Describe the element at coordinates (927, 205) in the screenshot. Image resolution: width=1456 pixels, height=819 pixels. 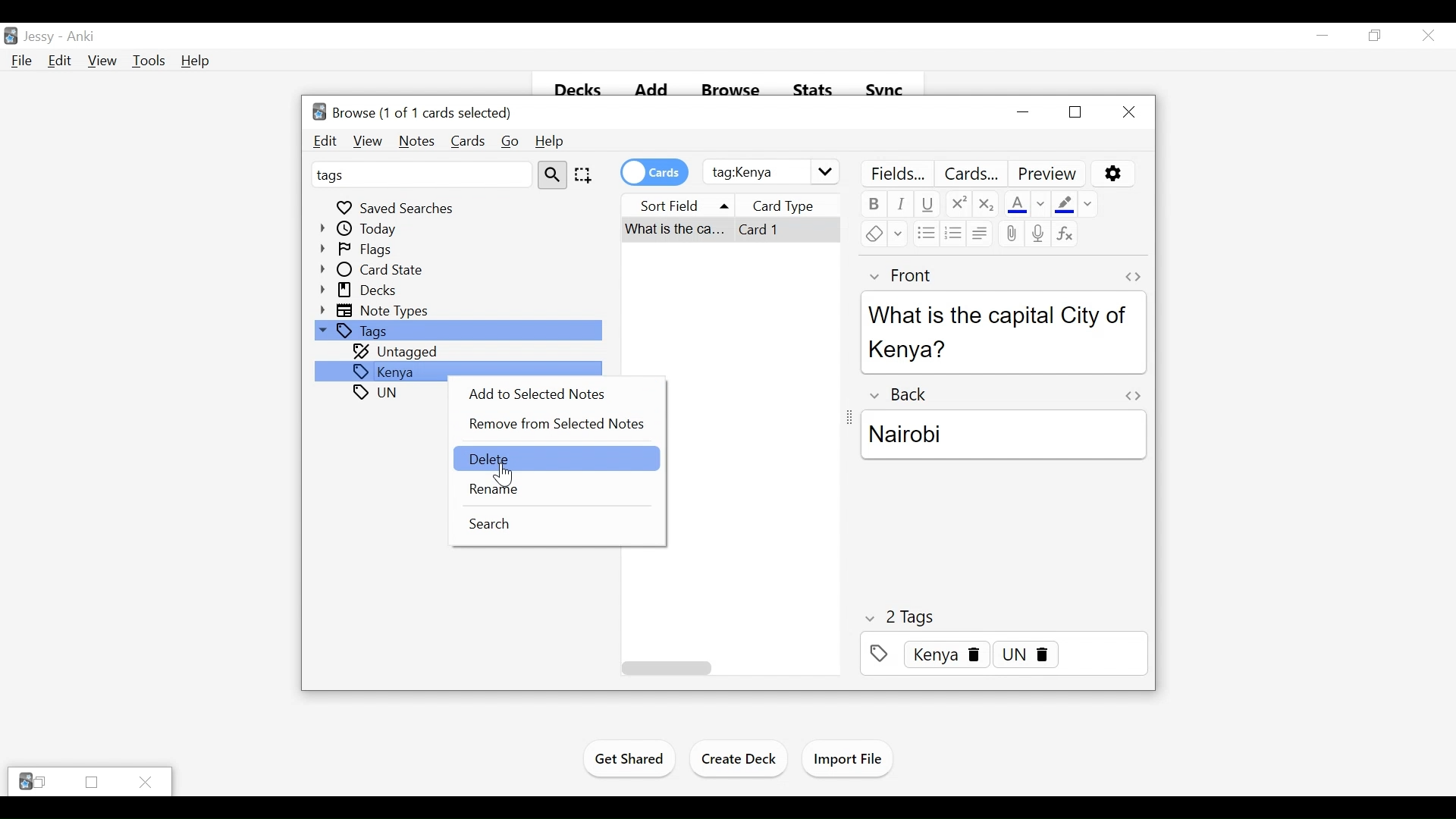
I see `Underline` at that location.